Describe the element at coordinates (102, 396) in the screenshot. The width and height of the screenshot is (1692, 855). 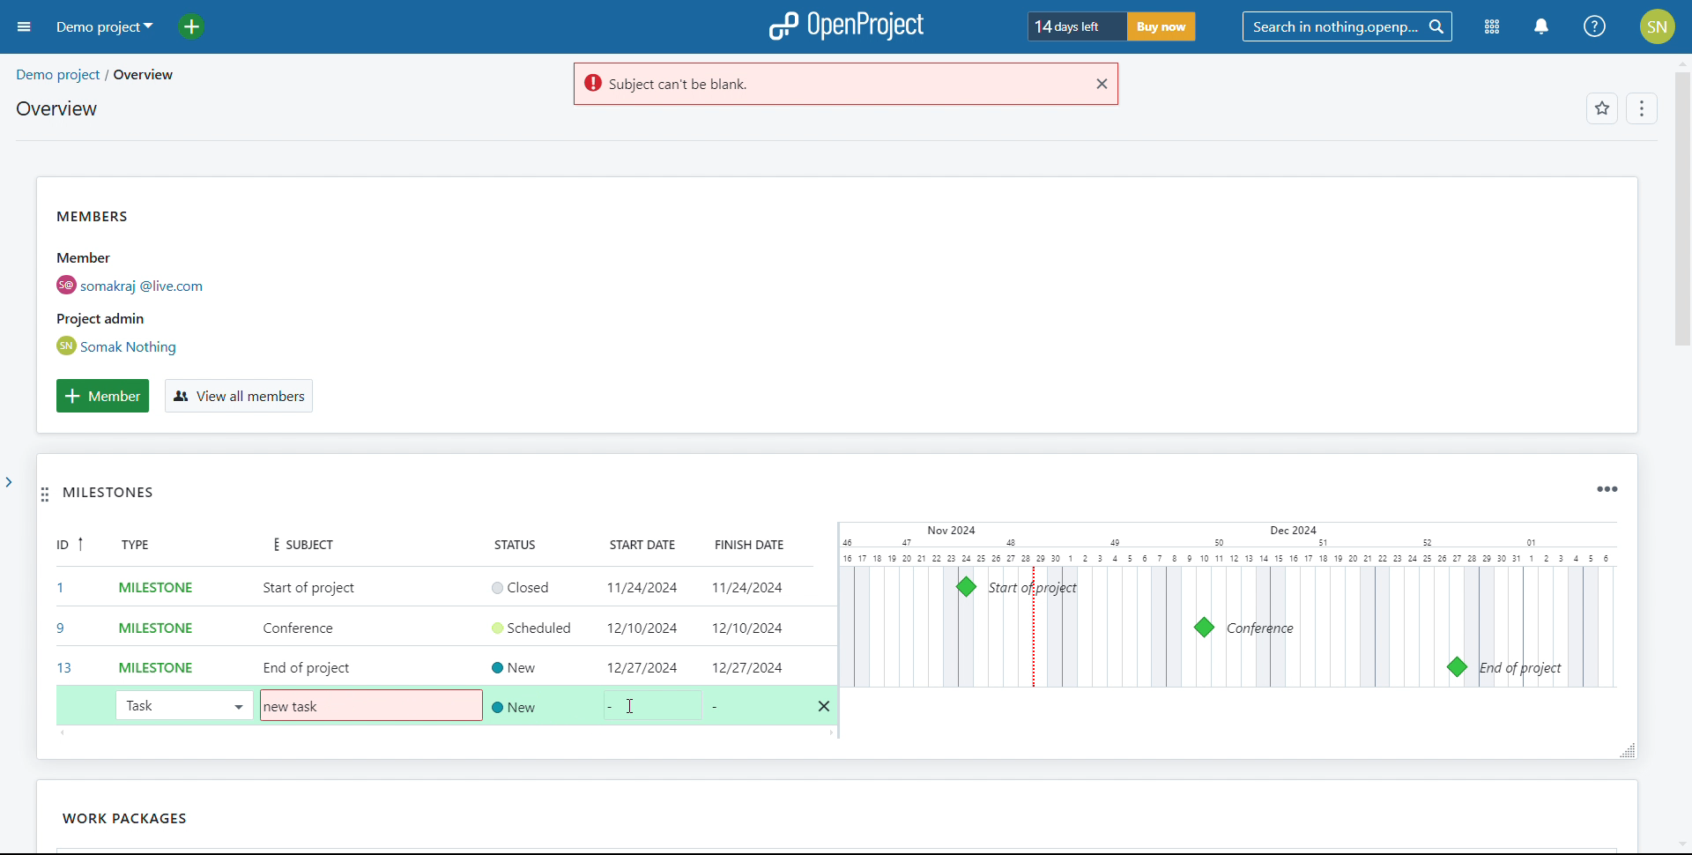
I see `add member` at that location.